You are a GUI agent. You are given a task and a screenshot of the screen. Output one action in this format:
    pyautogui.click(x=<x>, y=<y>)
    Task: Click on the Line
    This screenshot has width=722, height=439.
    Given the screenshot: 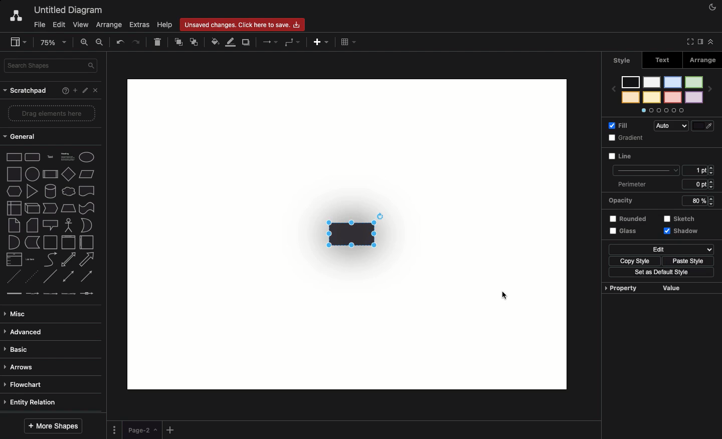 What is the action you would take?
    pyautogui.click(x=624, y=158)
    